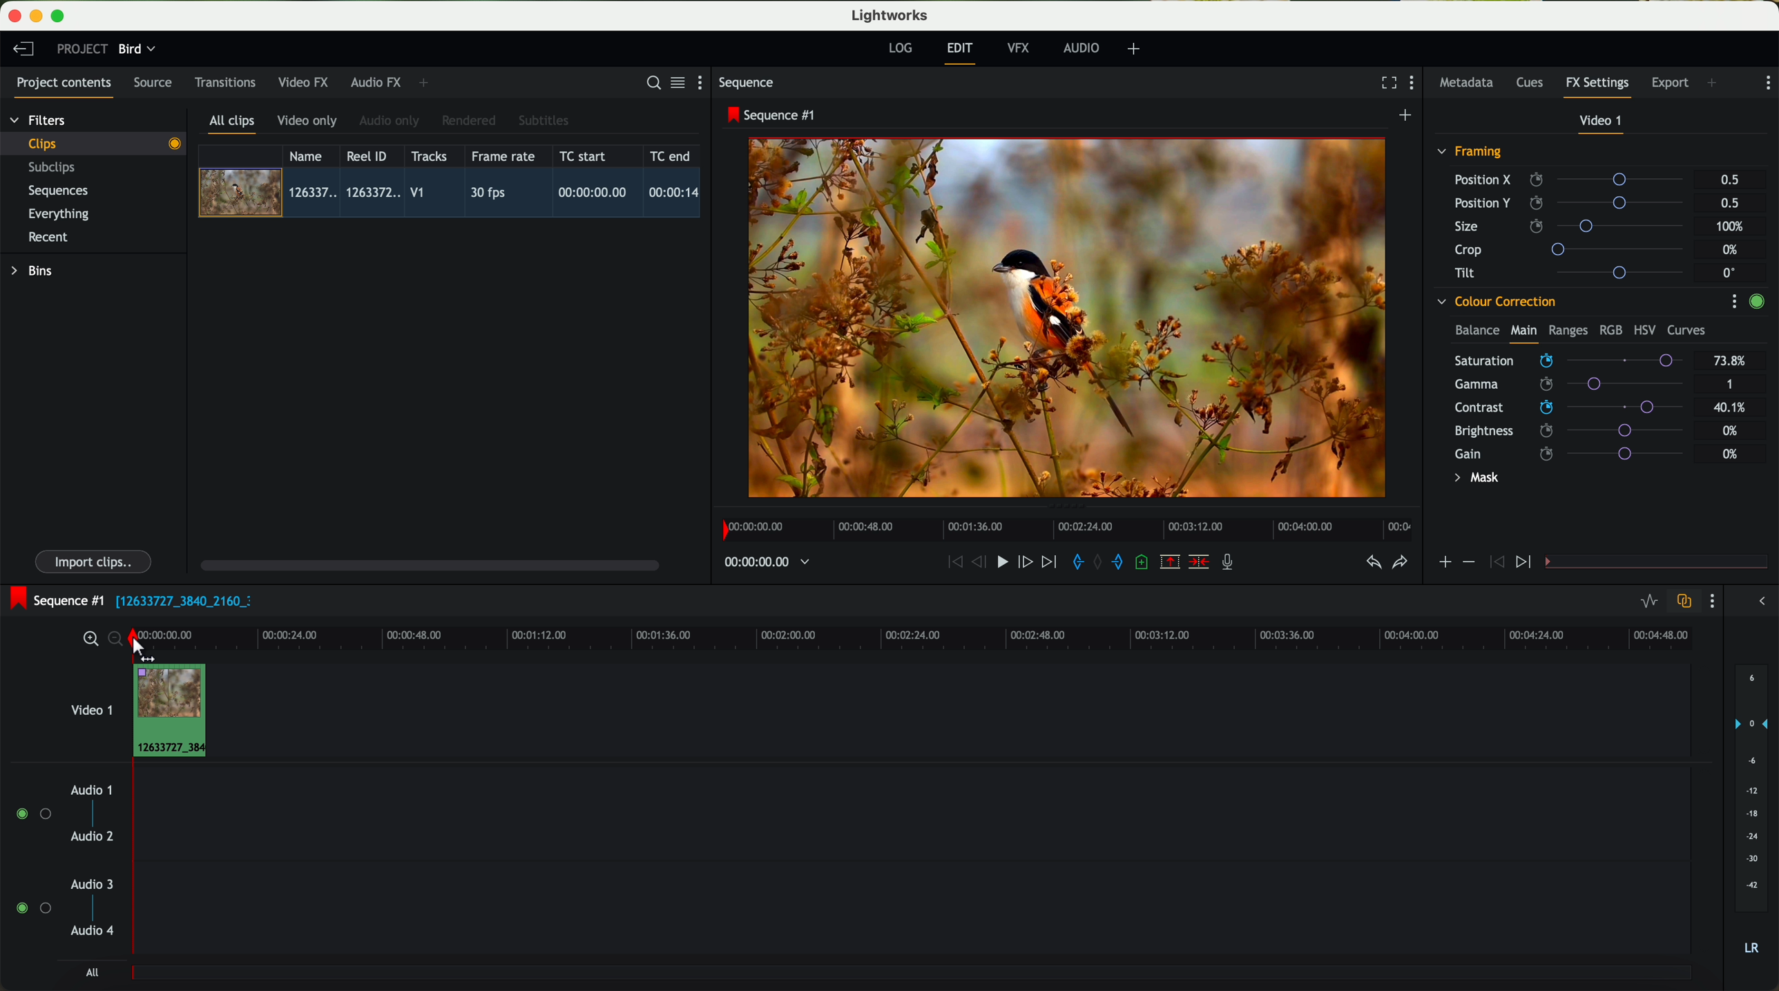 The image size is (1779, 991). I want to click on position X, so click(1574, 180).